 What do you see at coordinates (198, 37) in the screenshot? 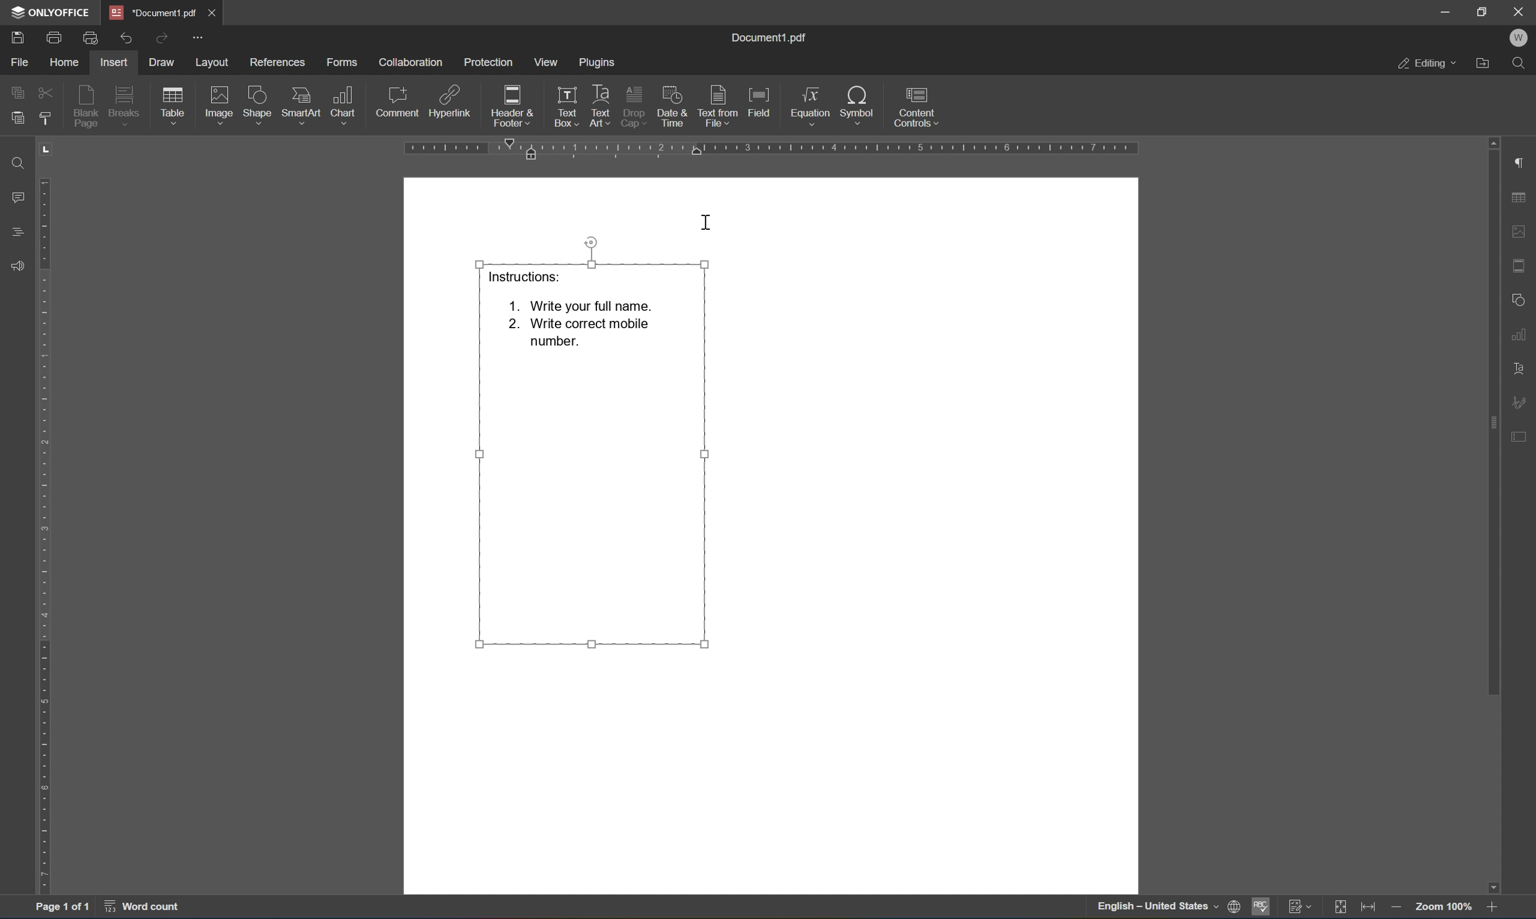
I see `More` at bounding box center [198, 37].